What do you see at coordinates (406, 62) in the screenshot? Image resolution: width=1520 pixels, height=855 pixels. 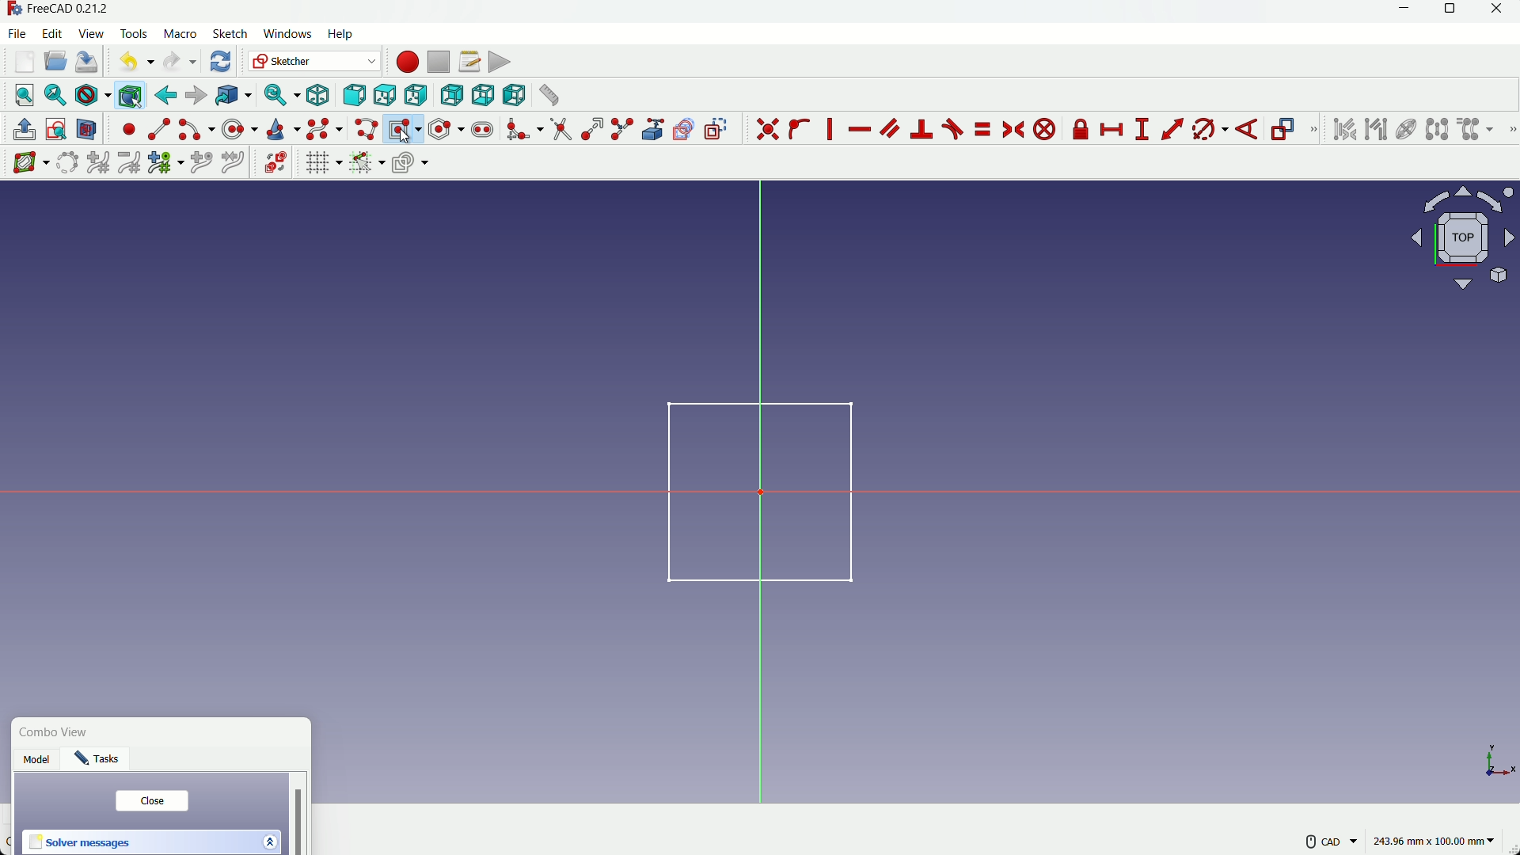 I see `start macros` at bounding box center [406, 62].